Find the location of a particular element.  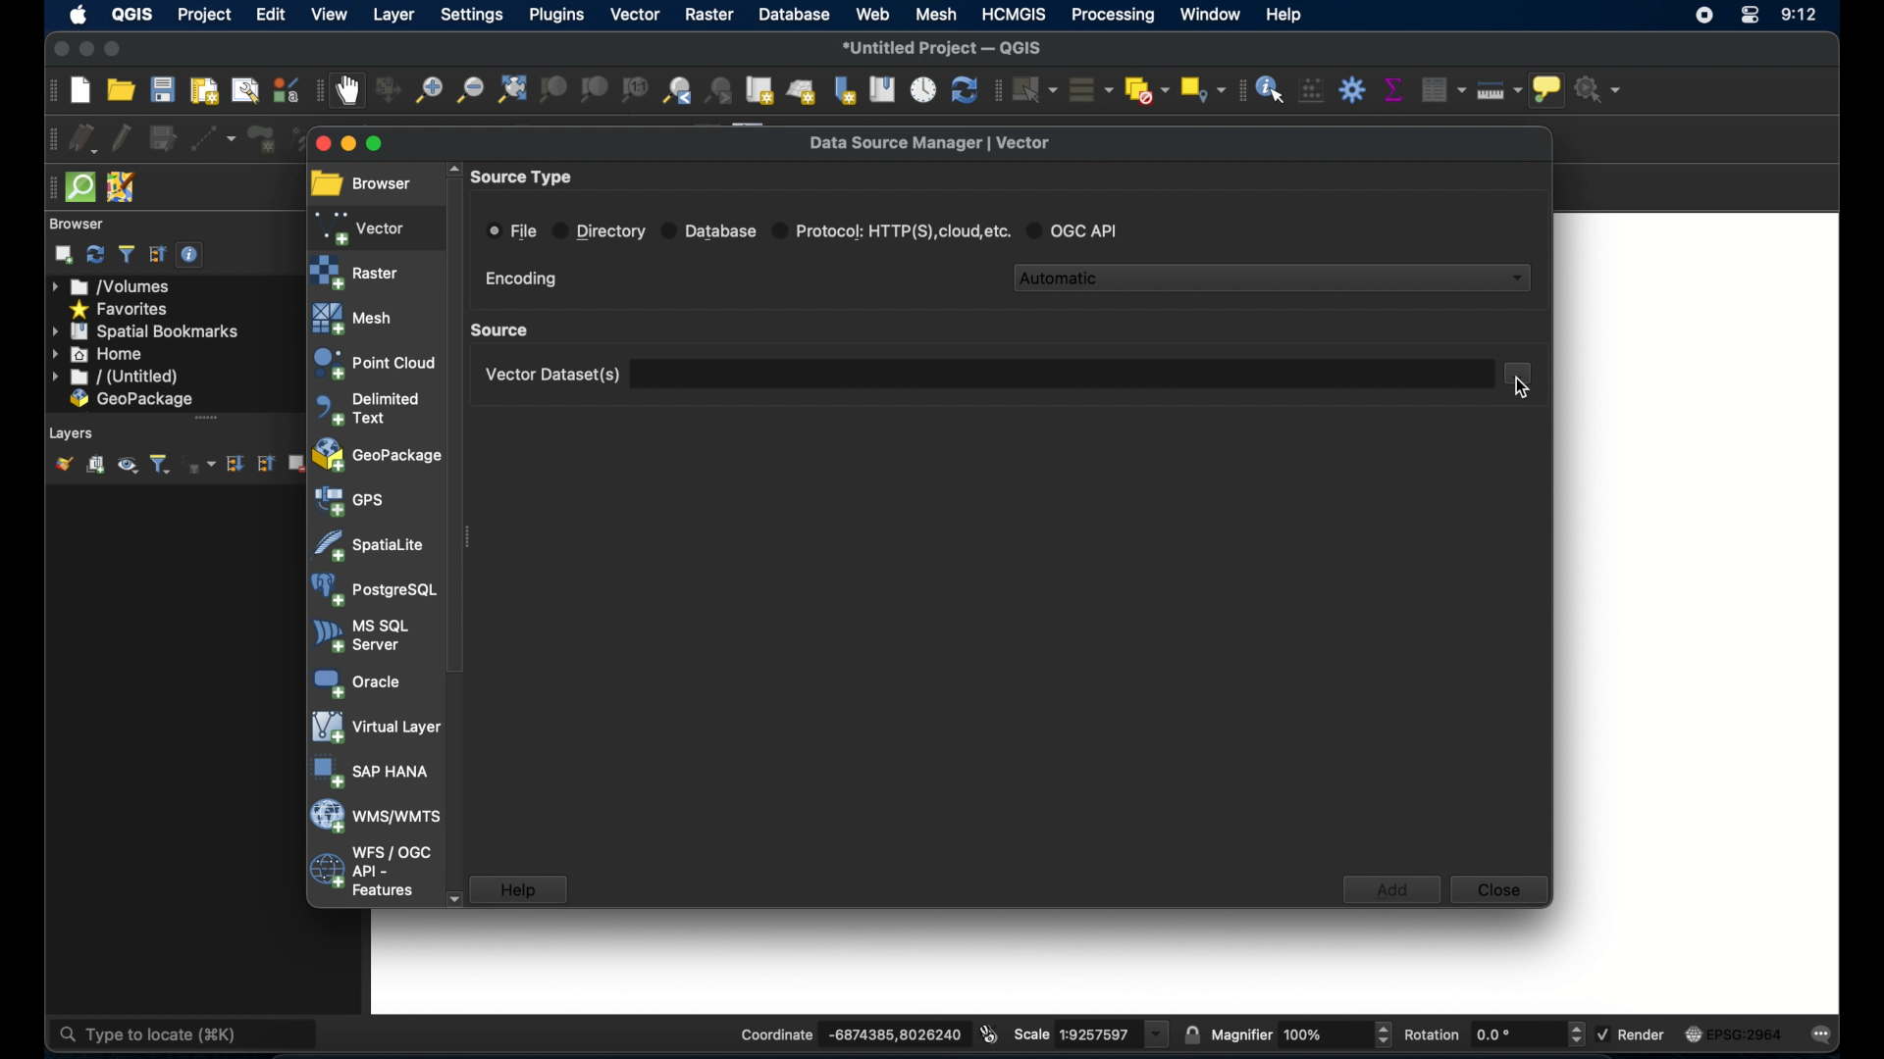

filter legend is located at coordinates (163, 465).